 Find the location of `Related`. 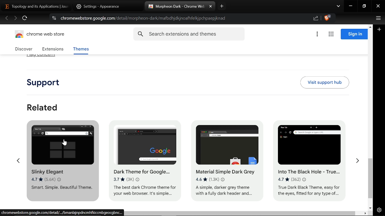

Related is located at coordinates (43, 104).